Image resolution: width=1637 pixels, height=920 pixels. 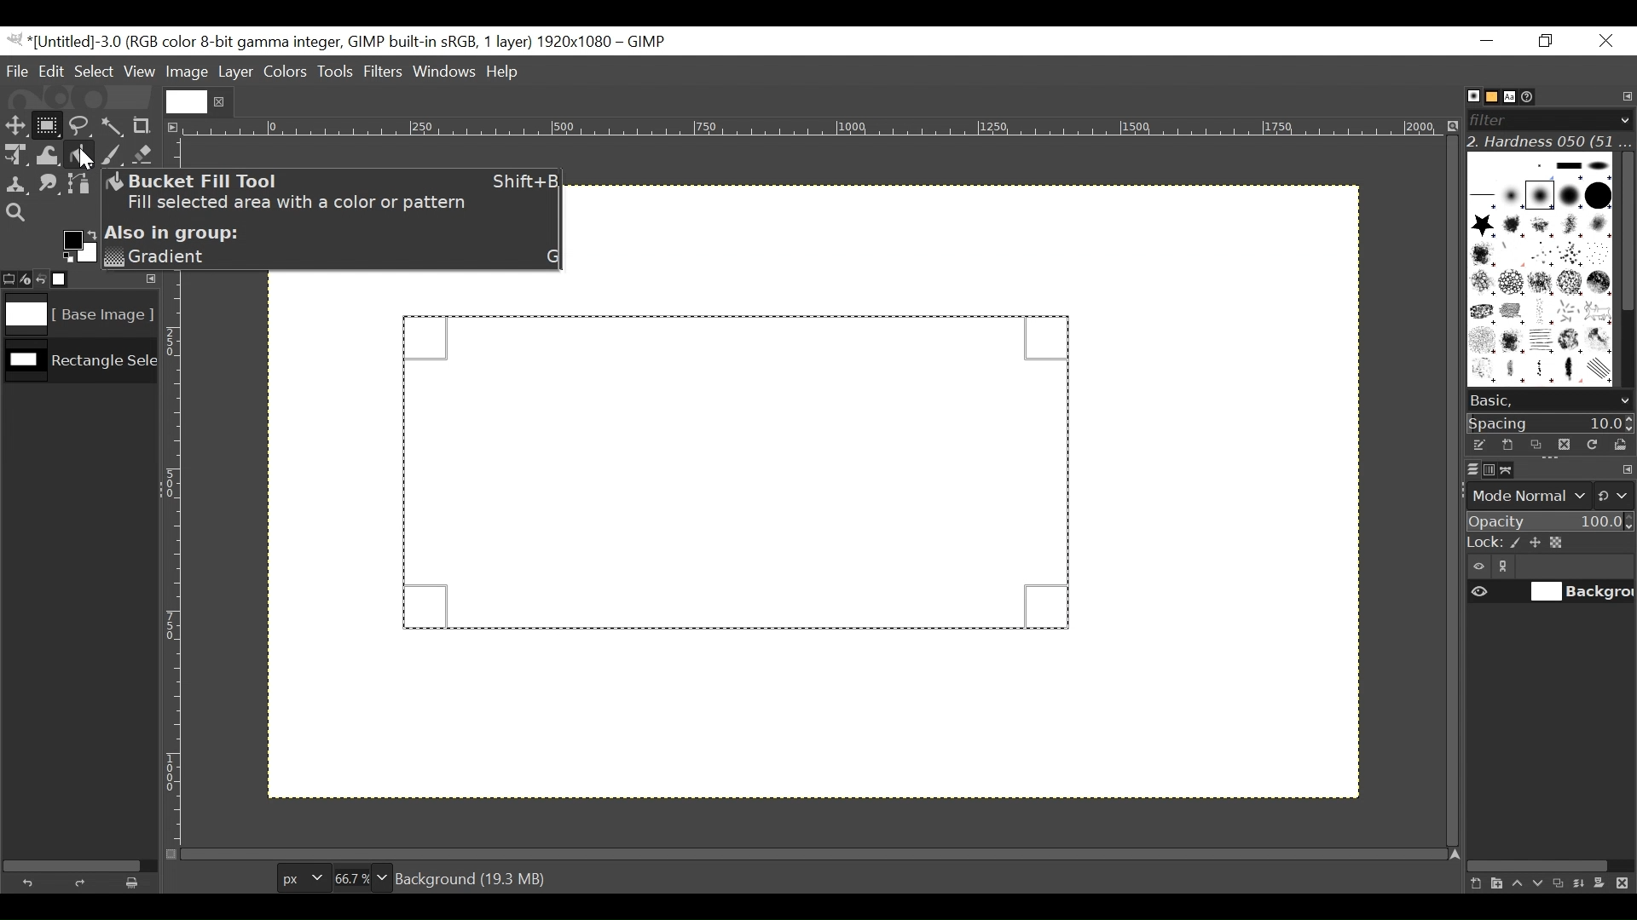 I want to click on Restore, so click(x=1549, y=42).